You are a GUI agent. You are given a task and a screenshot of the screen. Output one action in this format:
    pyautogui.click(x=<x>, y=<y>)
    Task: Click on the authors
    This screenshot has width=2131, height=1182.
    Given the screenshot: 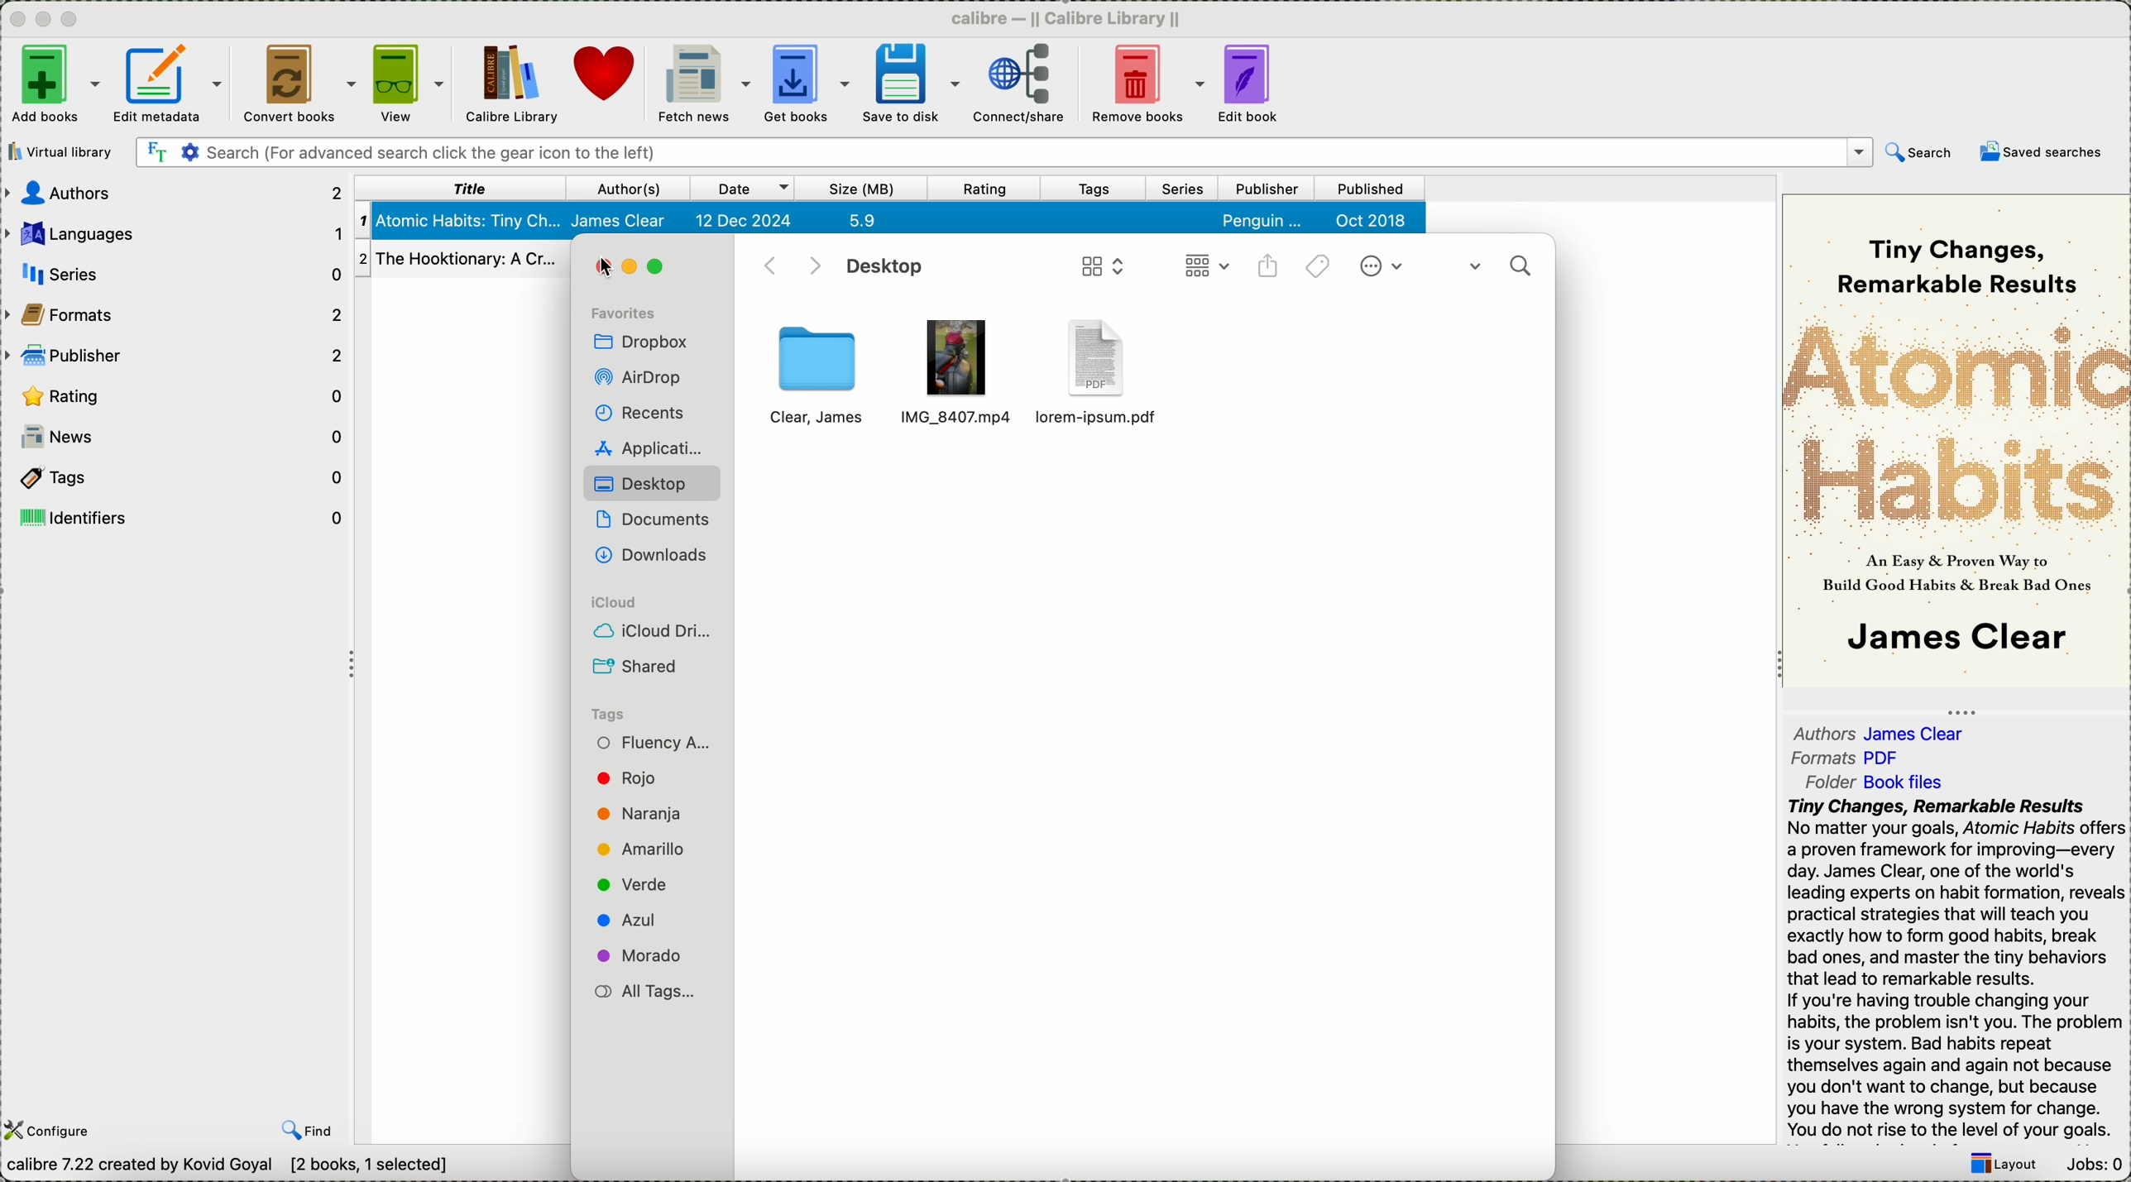 What is the action you would take?
    pyautogui.click(x=172, y=194)
    